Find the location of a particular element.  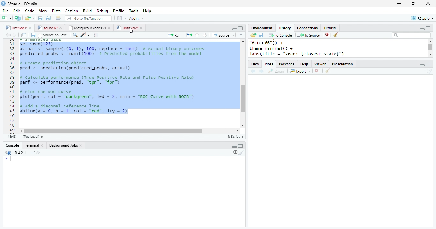

scroll left is located at coordinates (22, 131).